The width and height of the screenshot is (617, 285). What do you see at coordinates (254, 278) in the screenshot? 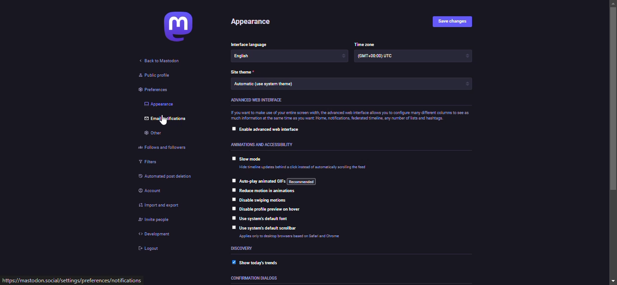
I see `dialoges` at bounding box center [254, 278].